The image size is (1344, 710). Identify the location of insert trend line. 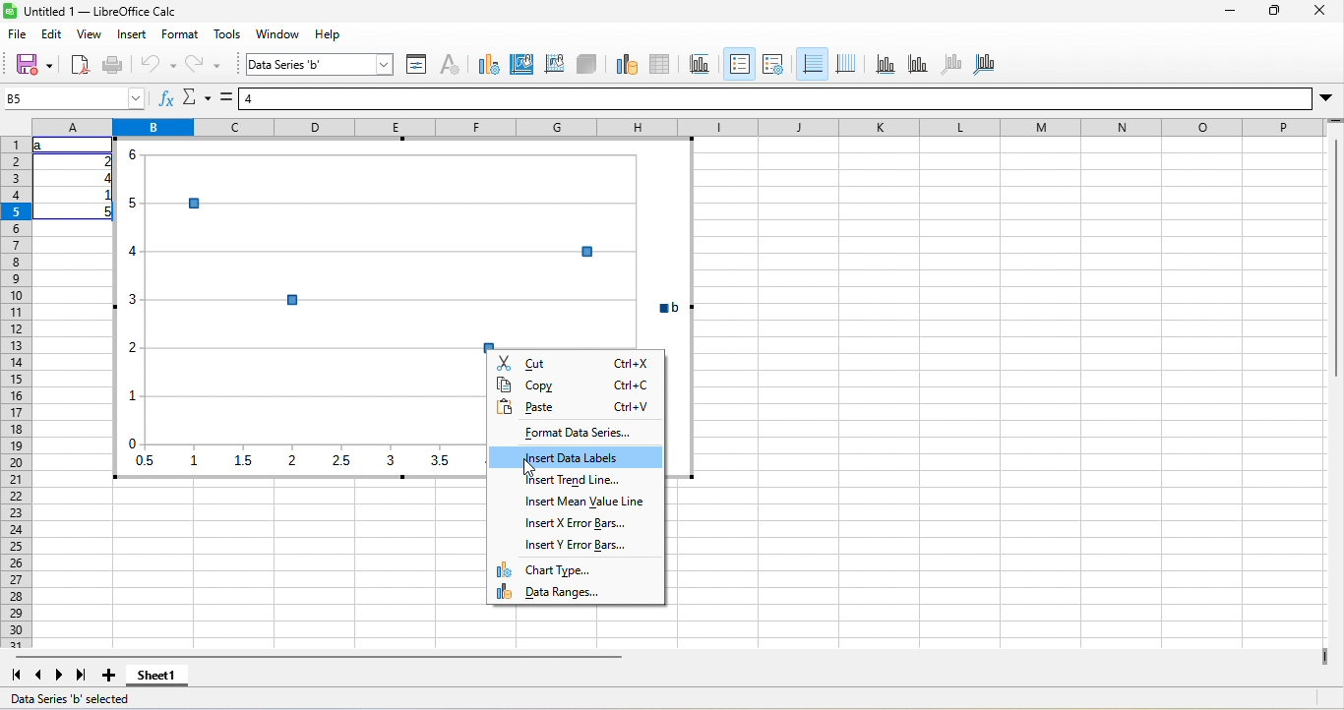
(575, 480).